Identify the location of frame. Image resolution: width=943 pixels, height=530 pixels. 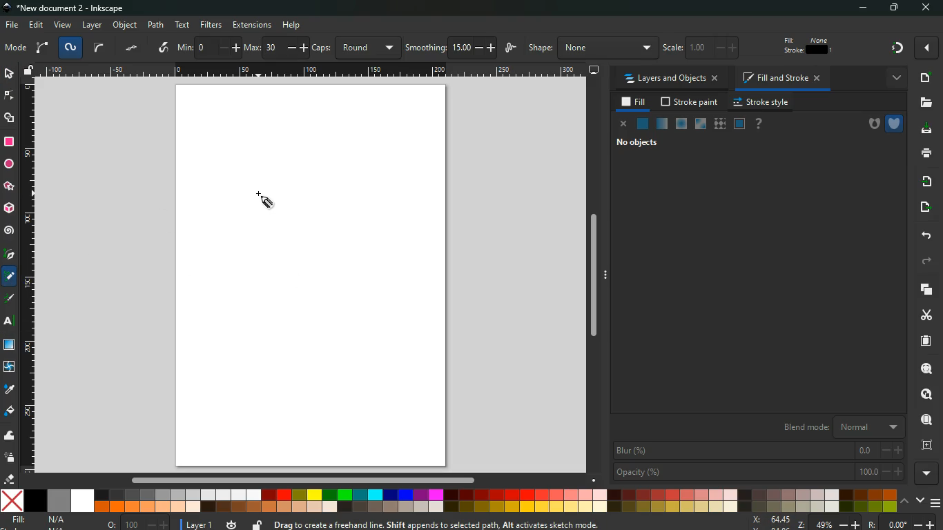
(739, 124).